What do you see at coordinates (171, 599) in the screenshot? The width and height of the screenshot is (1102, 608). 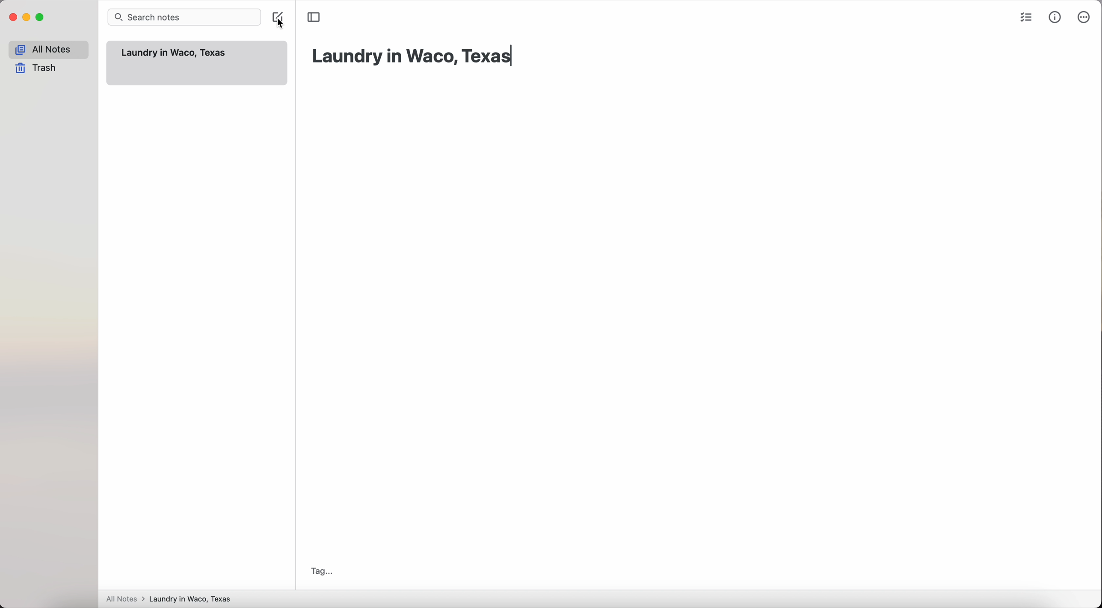 I see `all notes > Laundry in Waco, Texas` at bounding box center [171, 599].